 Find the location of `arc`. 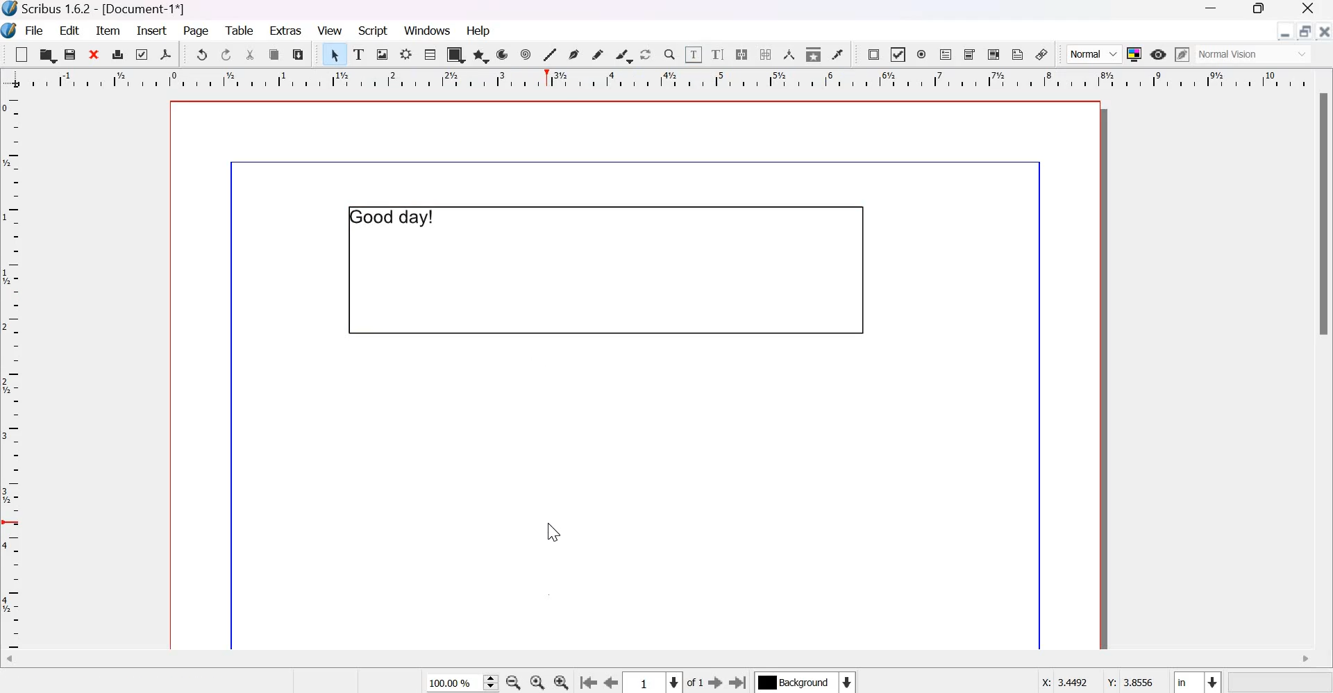

arc is located at coordinates (503, 54).